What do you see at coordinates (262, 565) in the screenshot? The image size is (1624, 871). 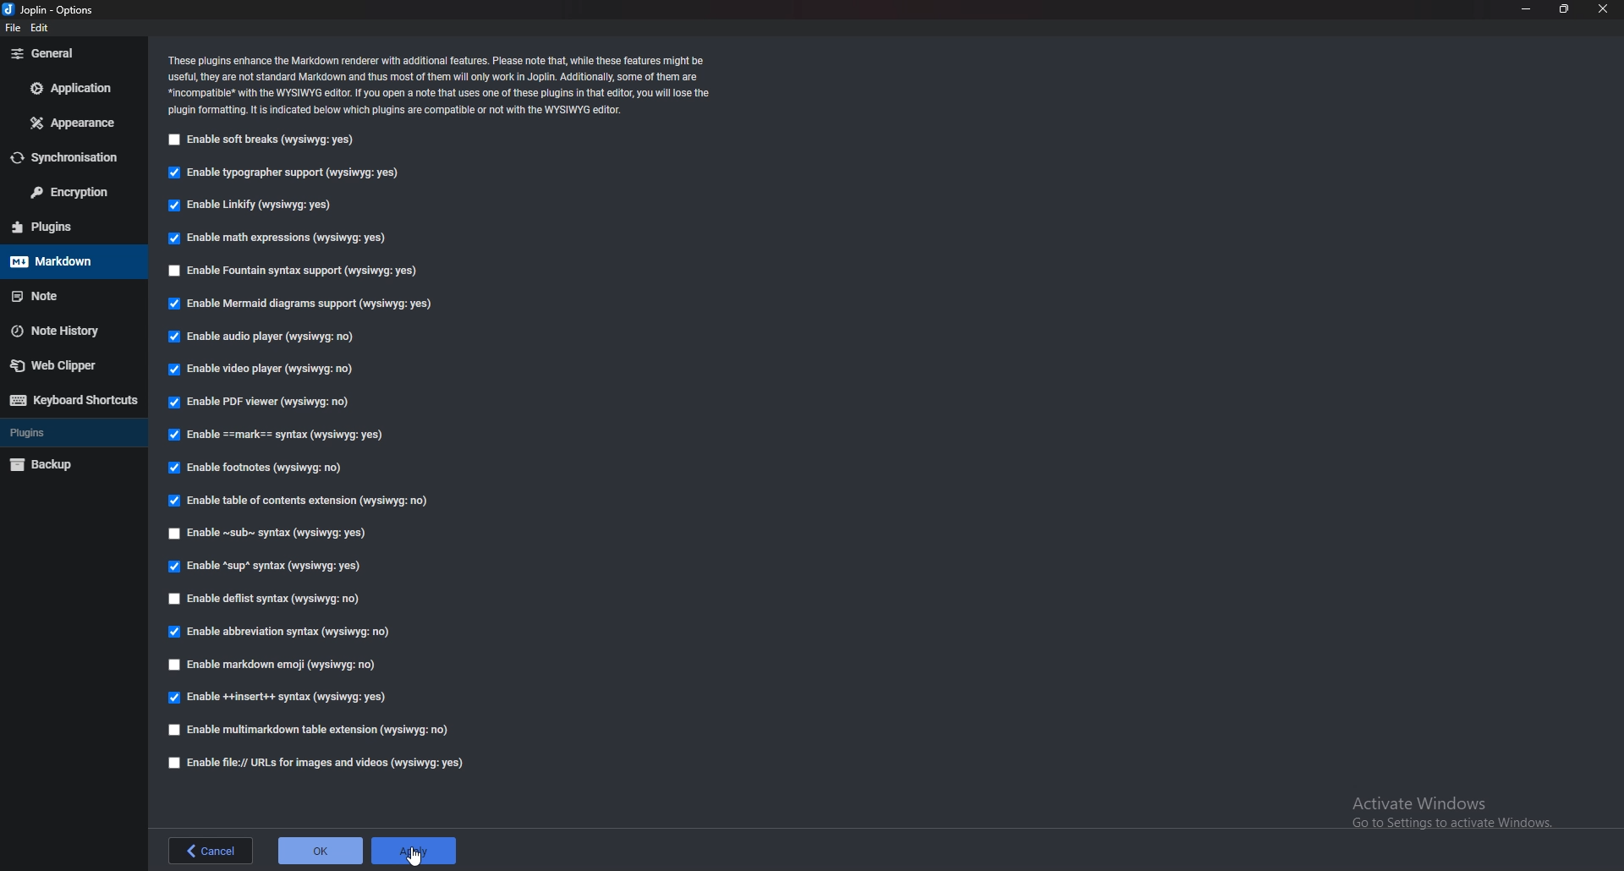 I see `enable Sup syntax` at bounding box center [262, 565].